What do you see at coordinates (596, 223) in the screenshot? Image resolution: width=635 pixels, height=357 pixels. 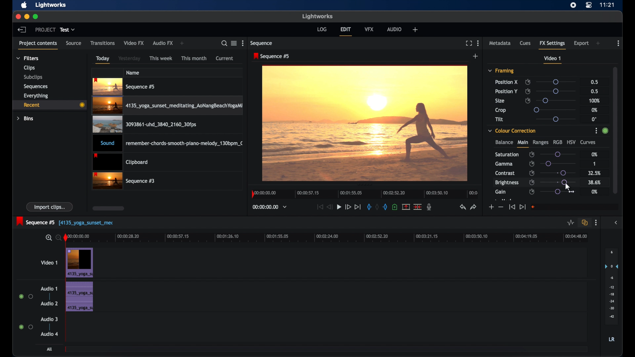 I see `more options` at bounding box center [596, 223].